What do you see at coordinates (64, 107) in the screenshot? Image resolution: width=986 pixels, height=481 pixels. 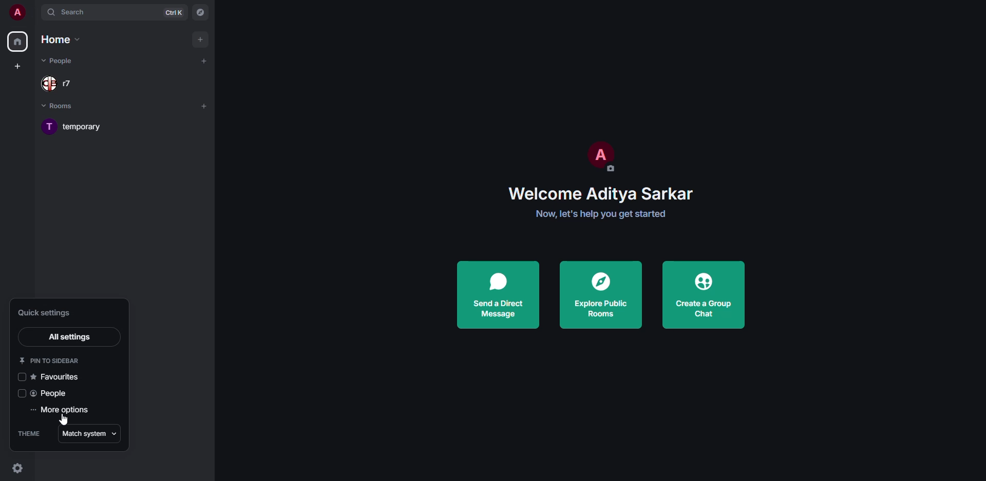 I see `rooms` at bounding box center [64, 107].